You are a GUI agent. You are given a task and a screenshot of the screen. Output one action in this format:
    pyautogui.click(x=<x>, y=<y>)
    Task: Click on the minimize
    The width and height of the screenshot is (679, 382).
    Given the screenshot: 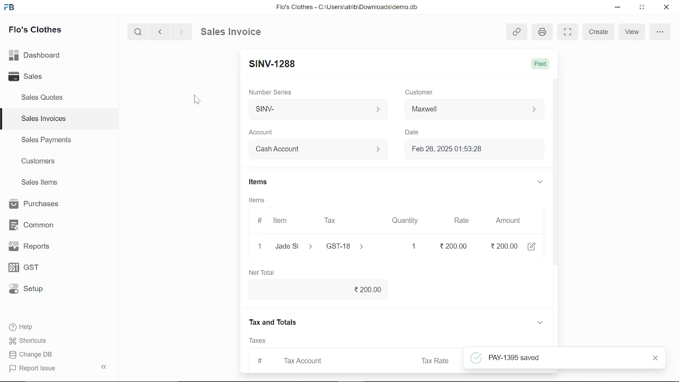 What is the action you would take?
    pyautogui.click(x=619, y=8)
    